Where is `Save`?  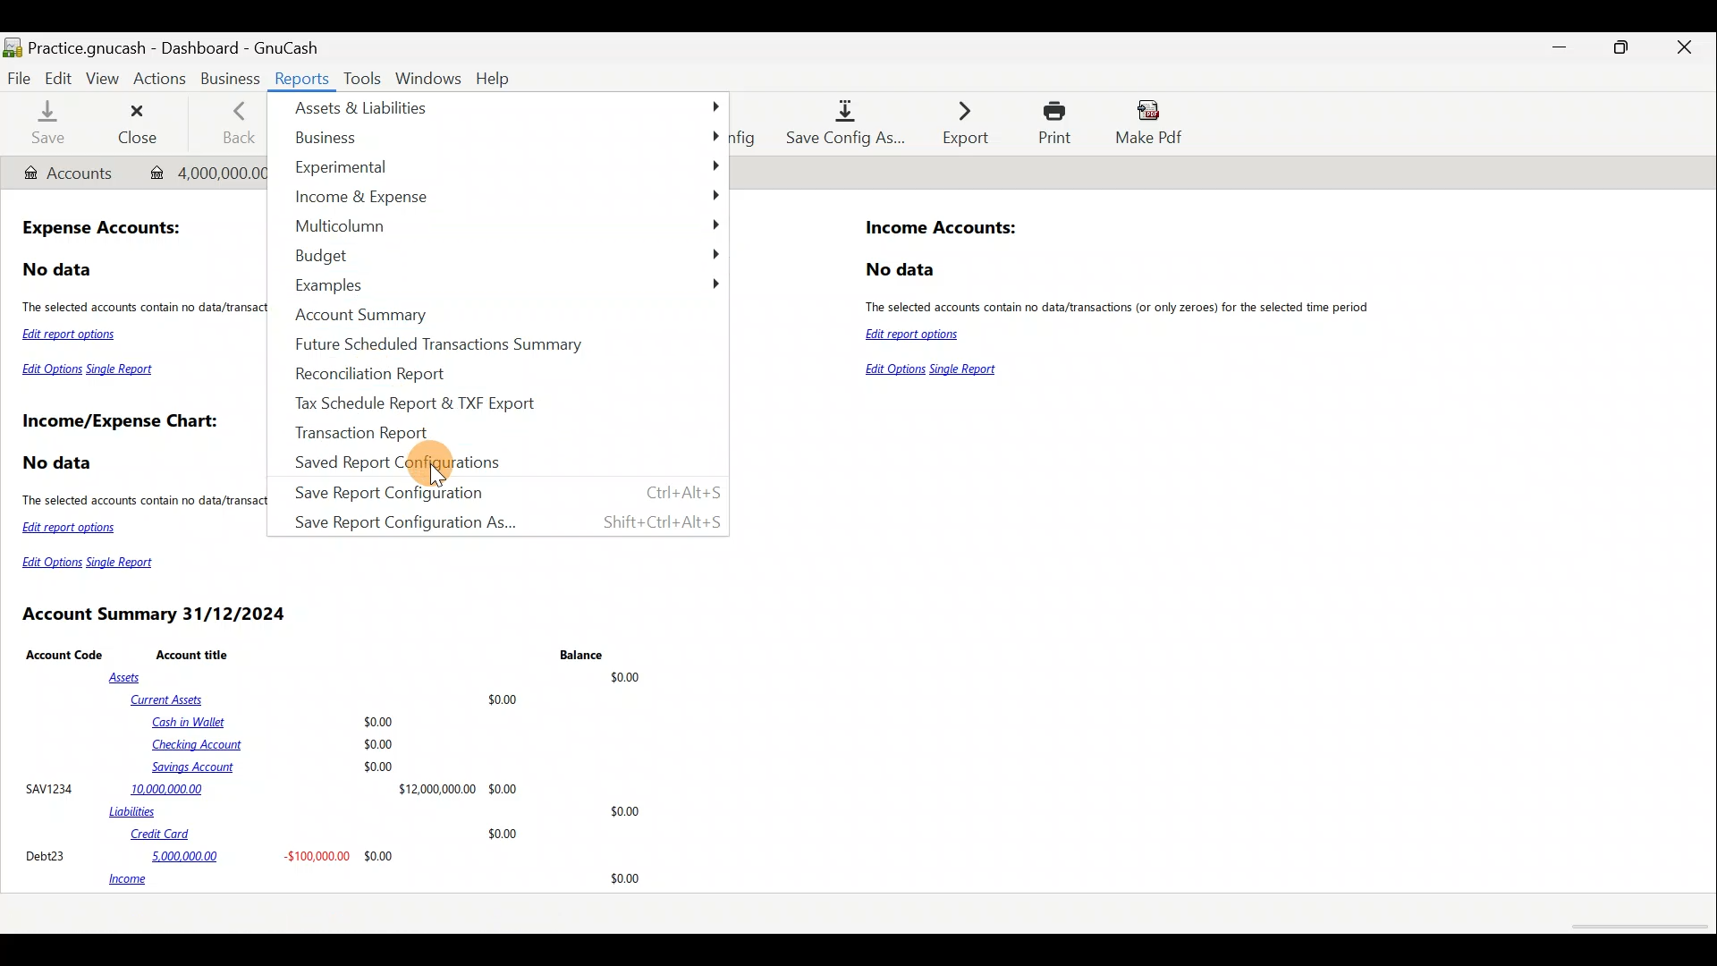 Save is located at coordinates (47, 125).